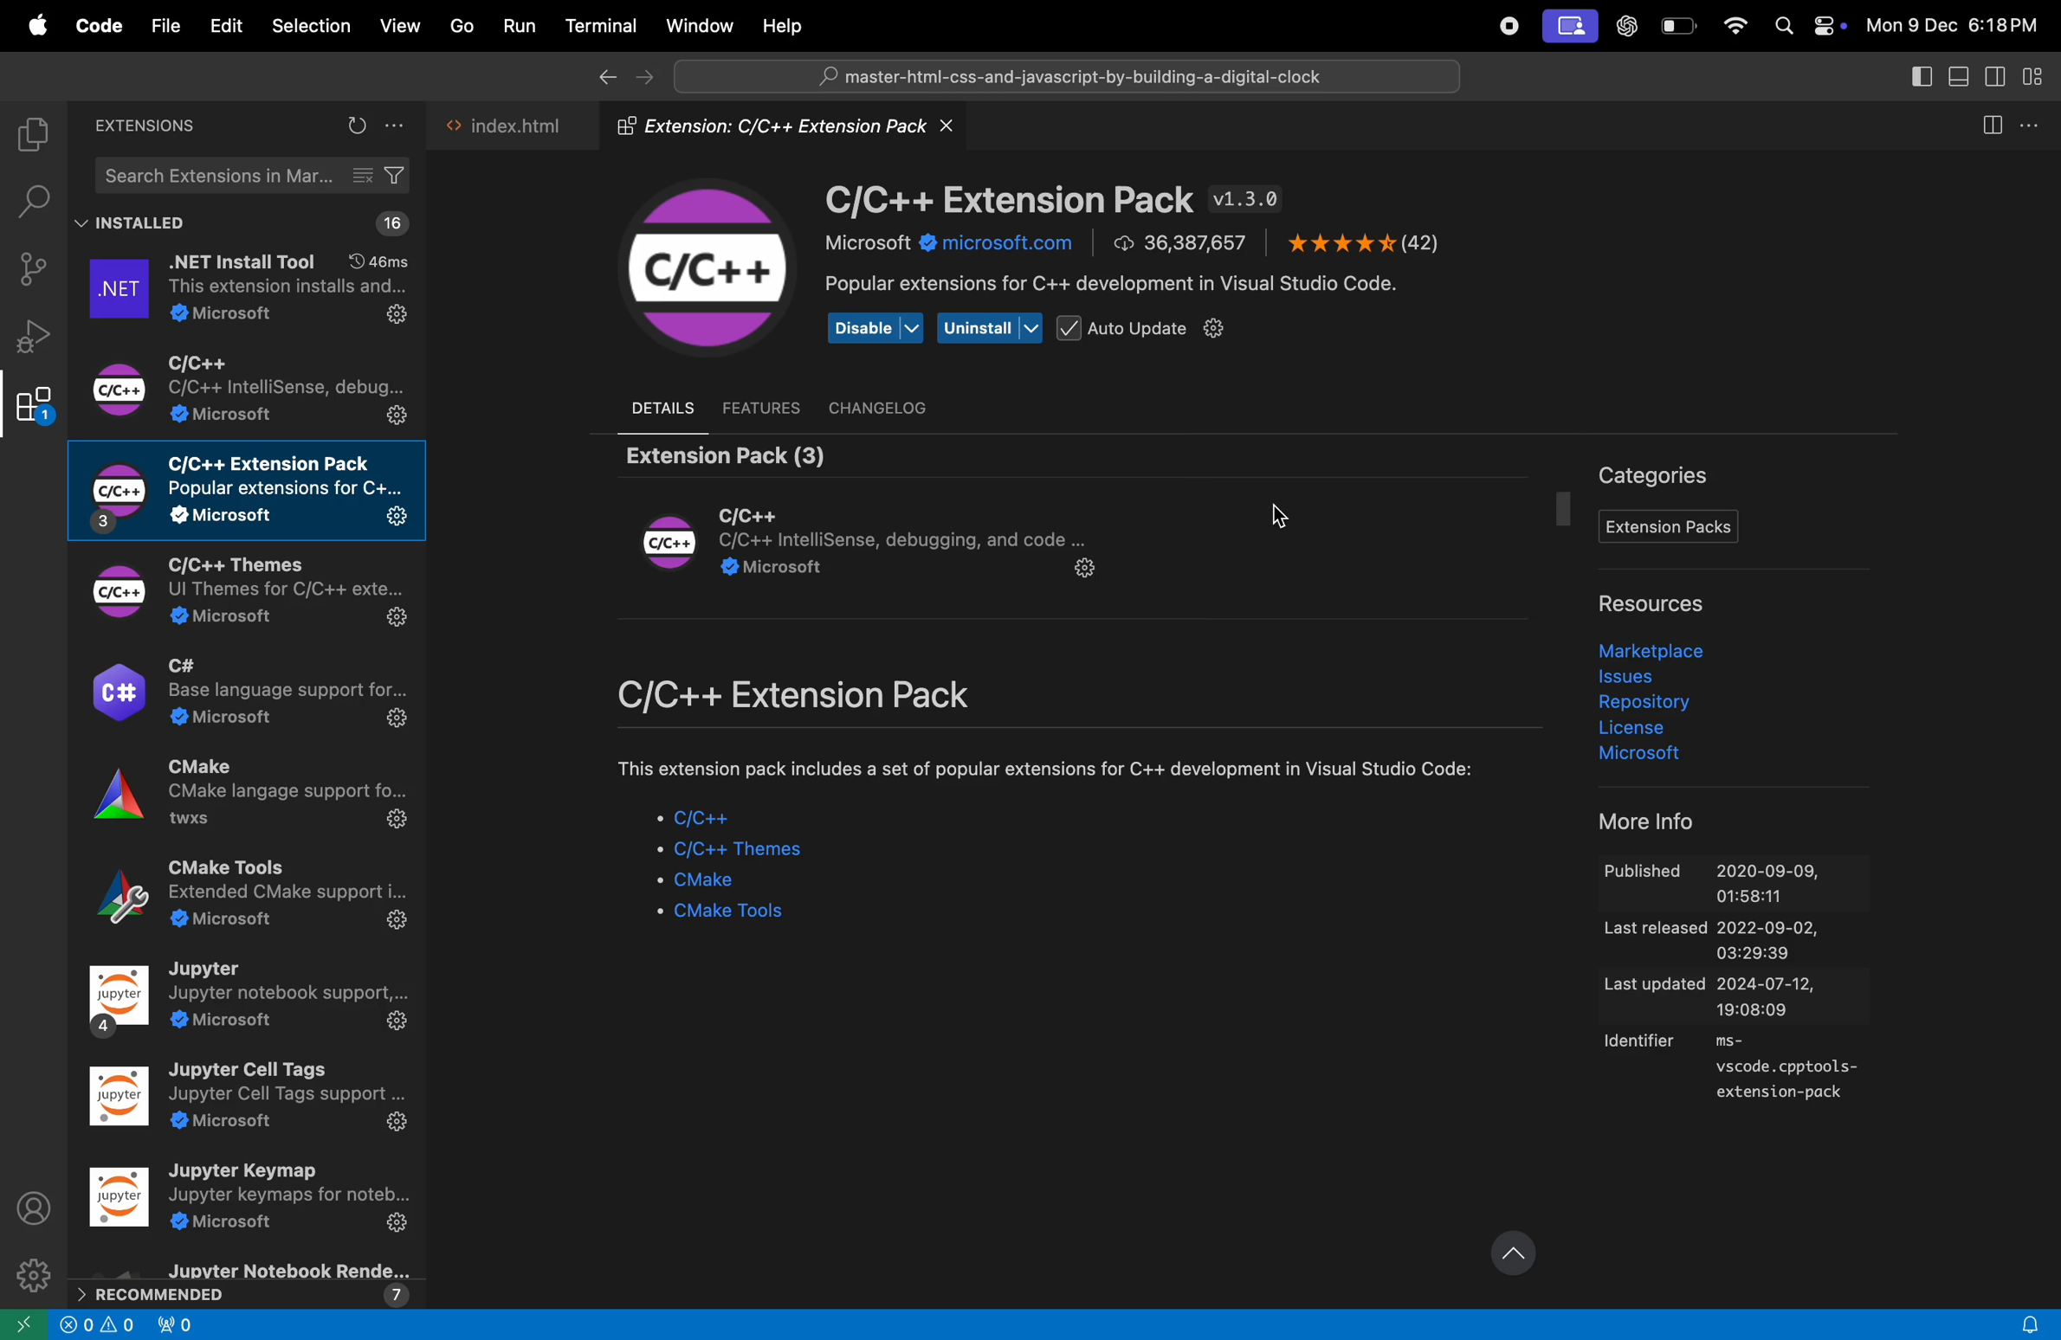 The image size is (2061, 1340). What do you see at coordinates (1056, 201) in the screenshot?
I see `C/C++ Extension version` at bounding box center [1056, 201].